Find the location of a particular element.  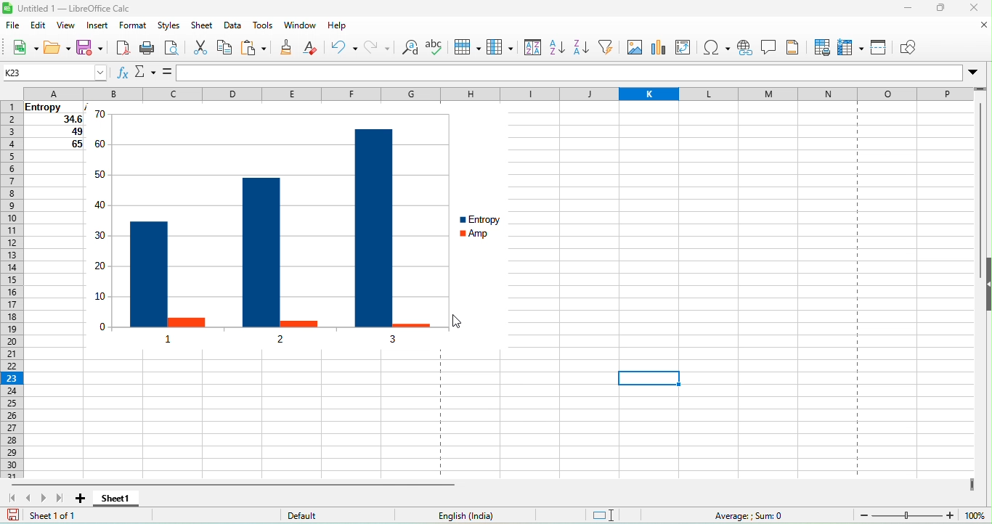

drag to view columns is located at coordinates (969, 483).